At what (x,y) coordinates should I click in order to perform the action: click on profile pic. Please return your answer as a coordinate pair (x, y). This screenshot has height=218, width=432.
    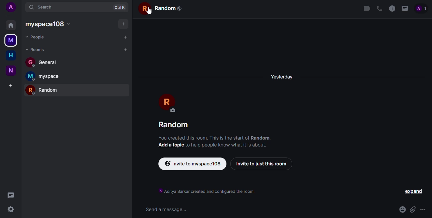
    Looking at the image, I should click on (169, 103).